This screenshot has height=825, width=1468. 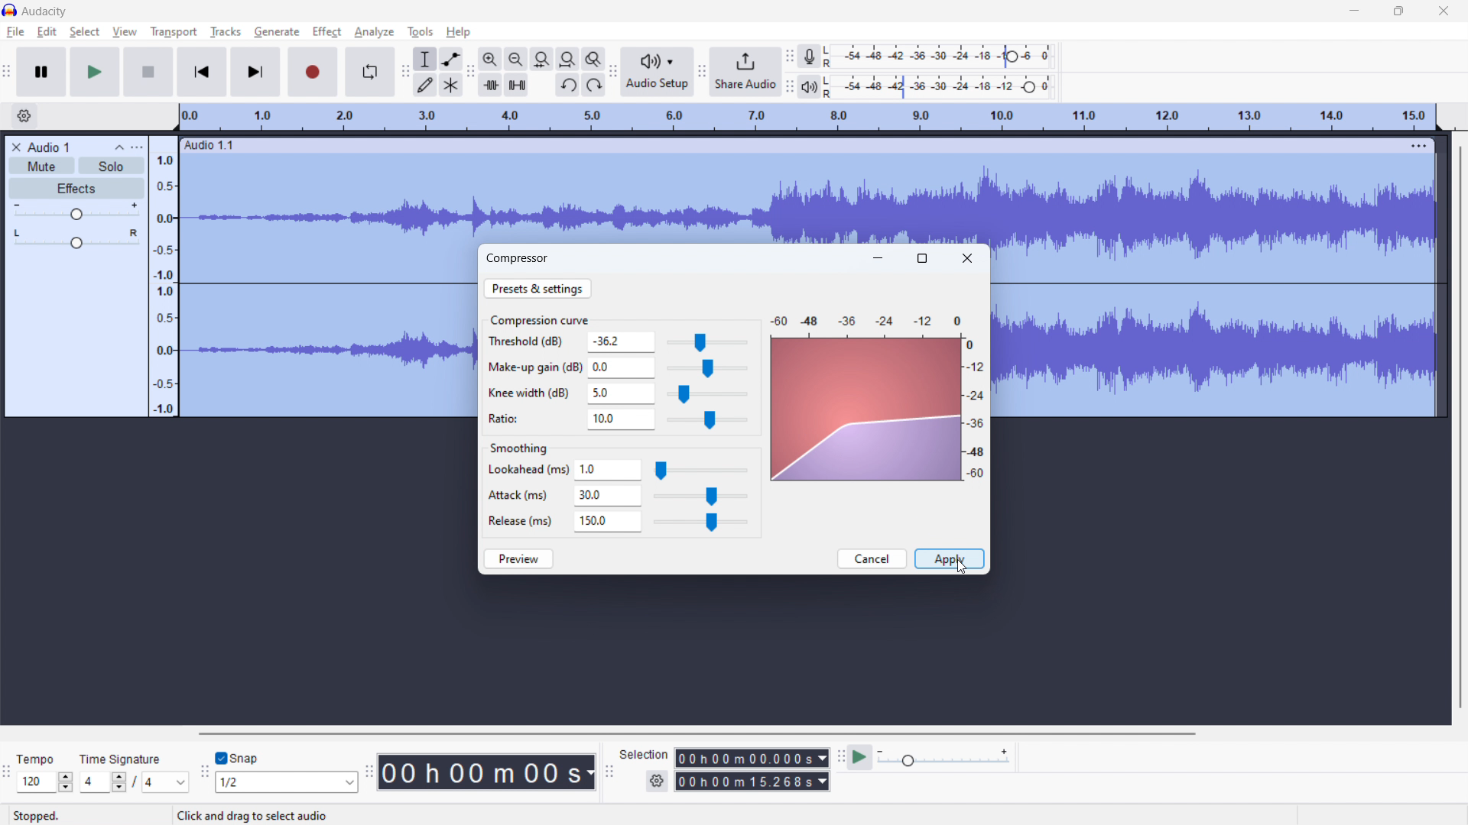 What do you see at coordinates (41, 72) in the screenshot?
I see `pause` at bounding box center [41, 72].